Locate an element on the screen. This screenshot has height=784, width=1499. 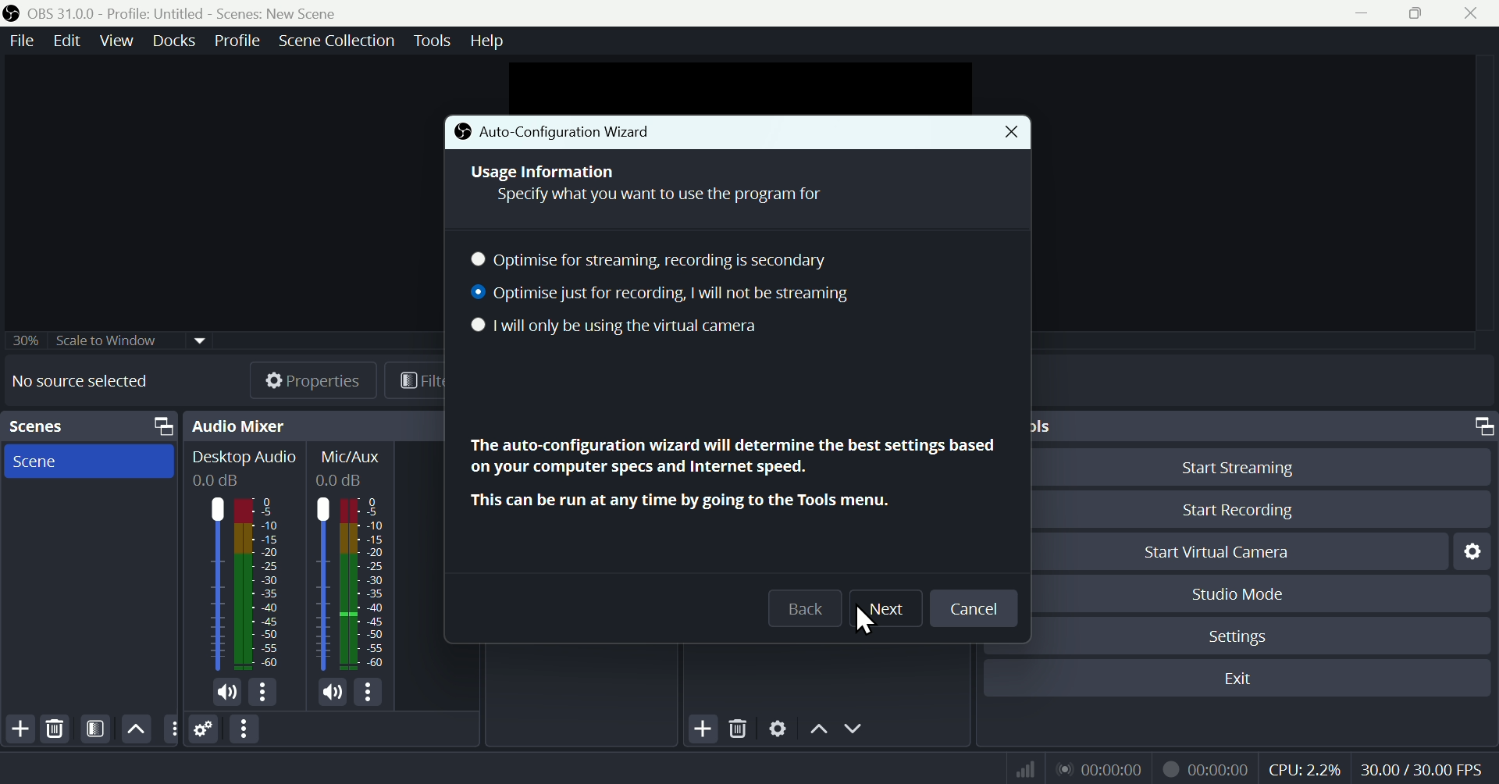
options is located at coordinates (367, 692).